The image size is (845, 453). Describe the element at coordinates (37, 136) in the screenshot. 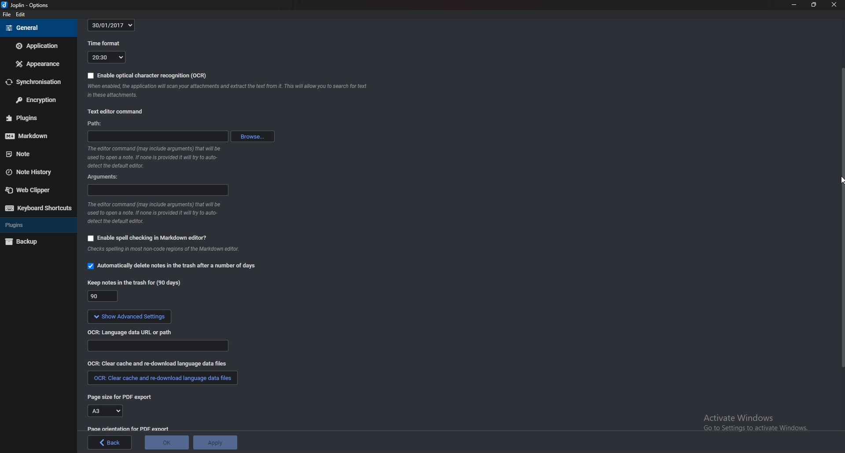

I see `markdown` at that location.